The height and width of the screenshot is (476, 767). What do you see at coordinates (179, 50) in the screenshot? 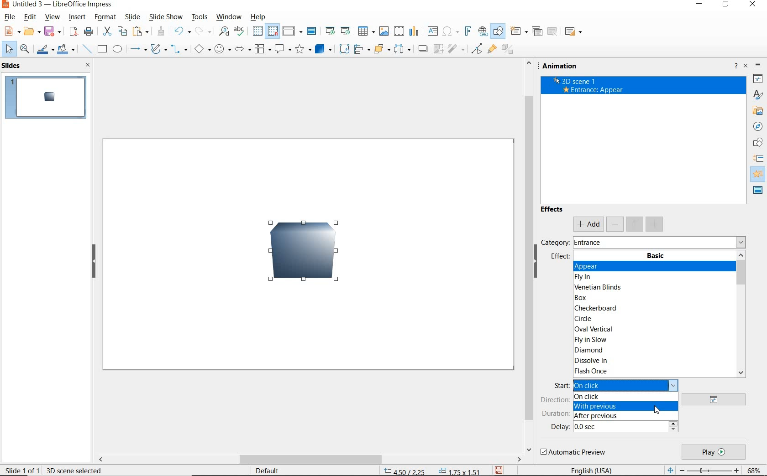
I see `connectors` at bounding box center [179, 50].